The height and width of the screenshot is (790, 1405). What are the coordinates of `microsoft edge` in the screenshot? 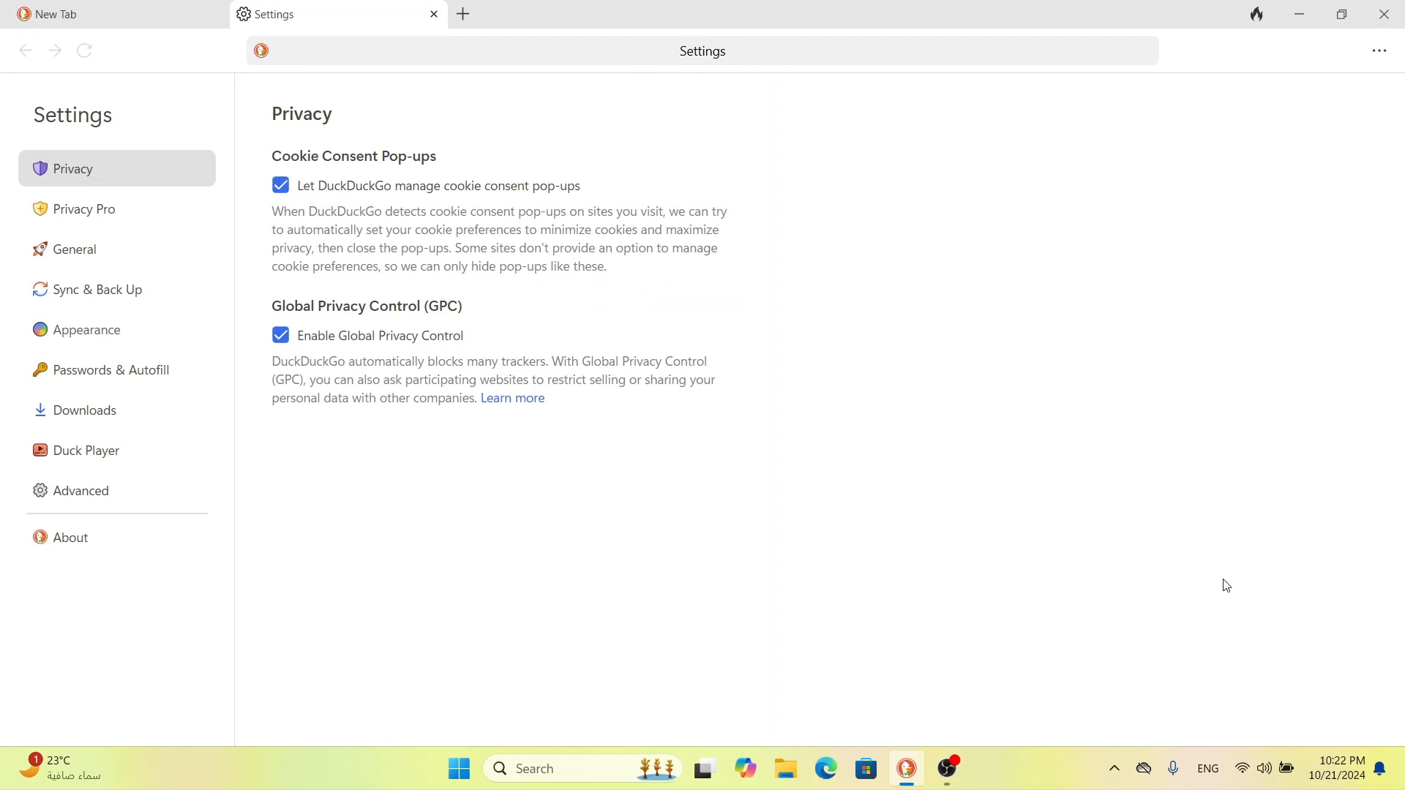 It's located at (826, 770).